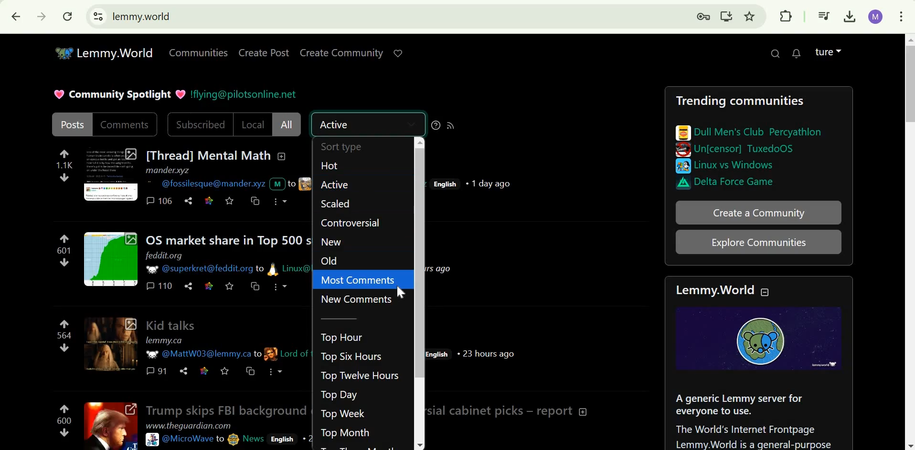  I want to click on Kid talks, so click(171, 324).